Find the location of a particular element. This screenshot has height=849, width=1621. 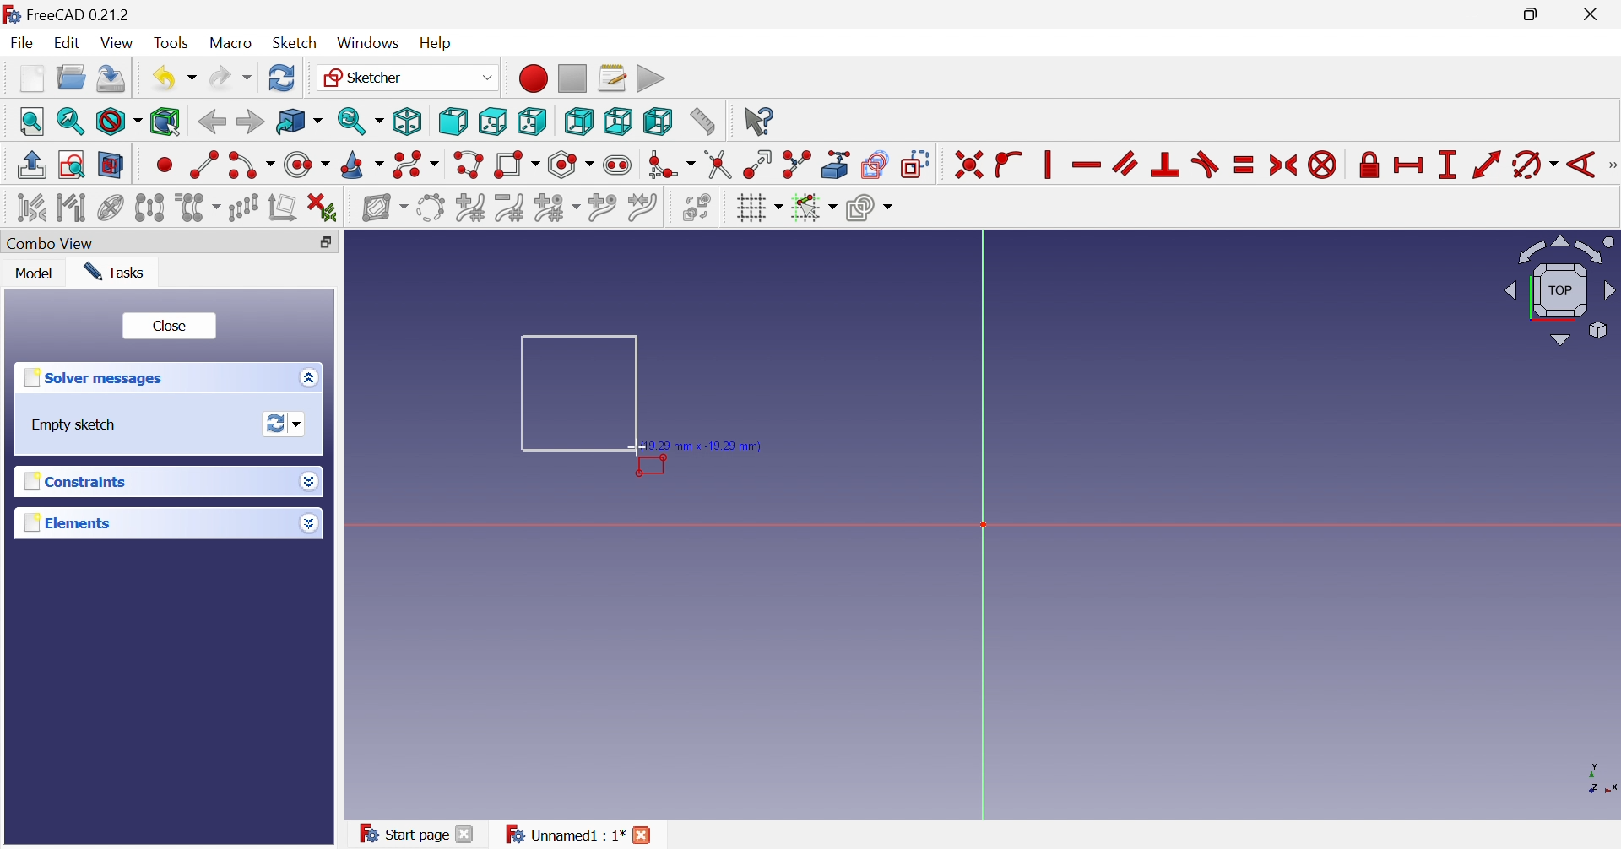

Create circle is located at coordinates (306, 165).